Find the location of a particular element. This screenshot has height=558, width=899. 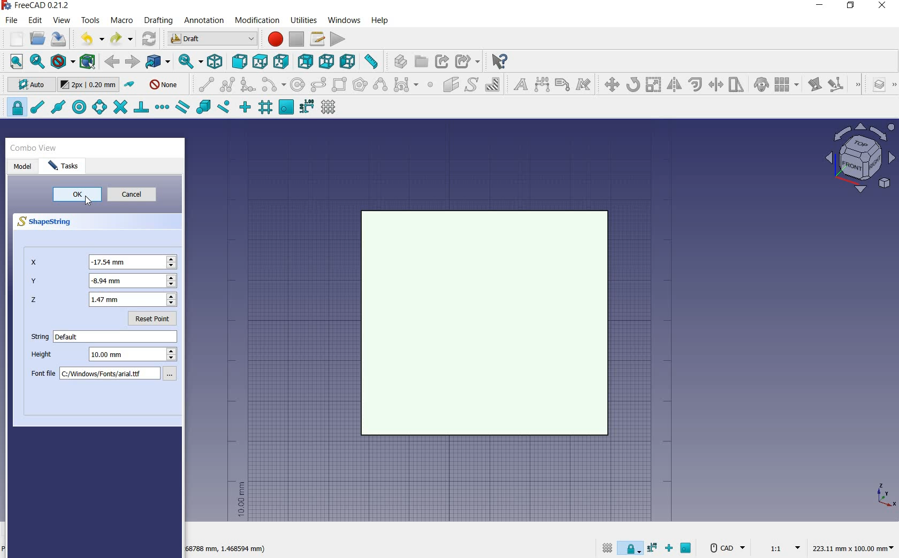

font file is located at coordinates (108, 375).